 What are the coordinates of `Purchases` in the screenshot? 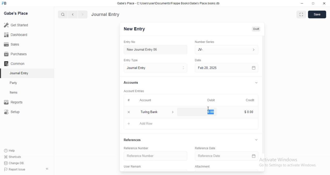 It's located at (16, 54).